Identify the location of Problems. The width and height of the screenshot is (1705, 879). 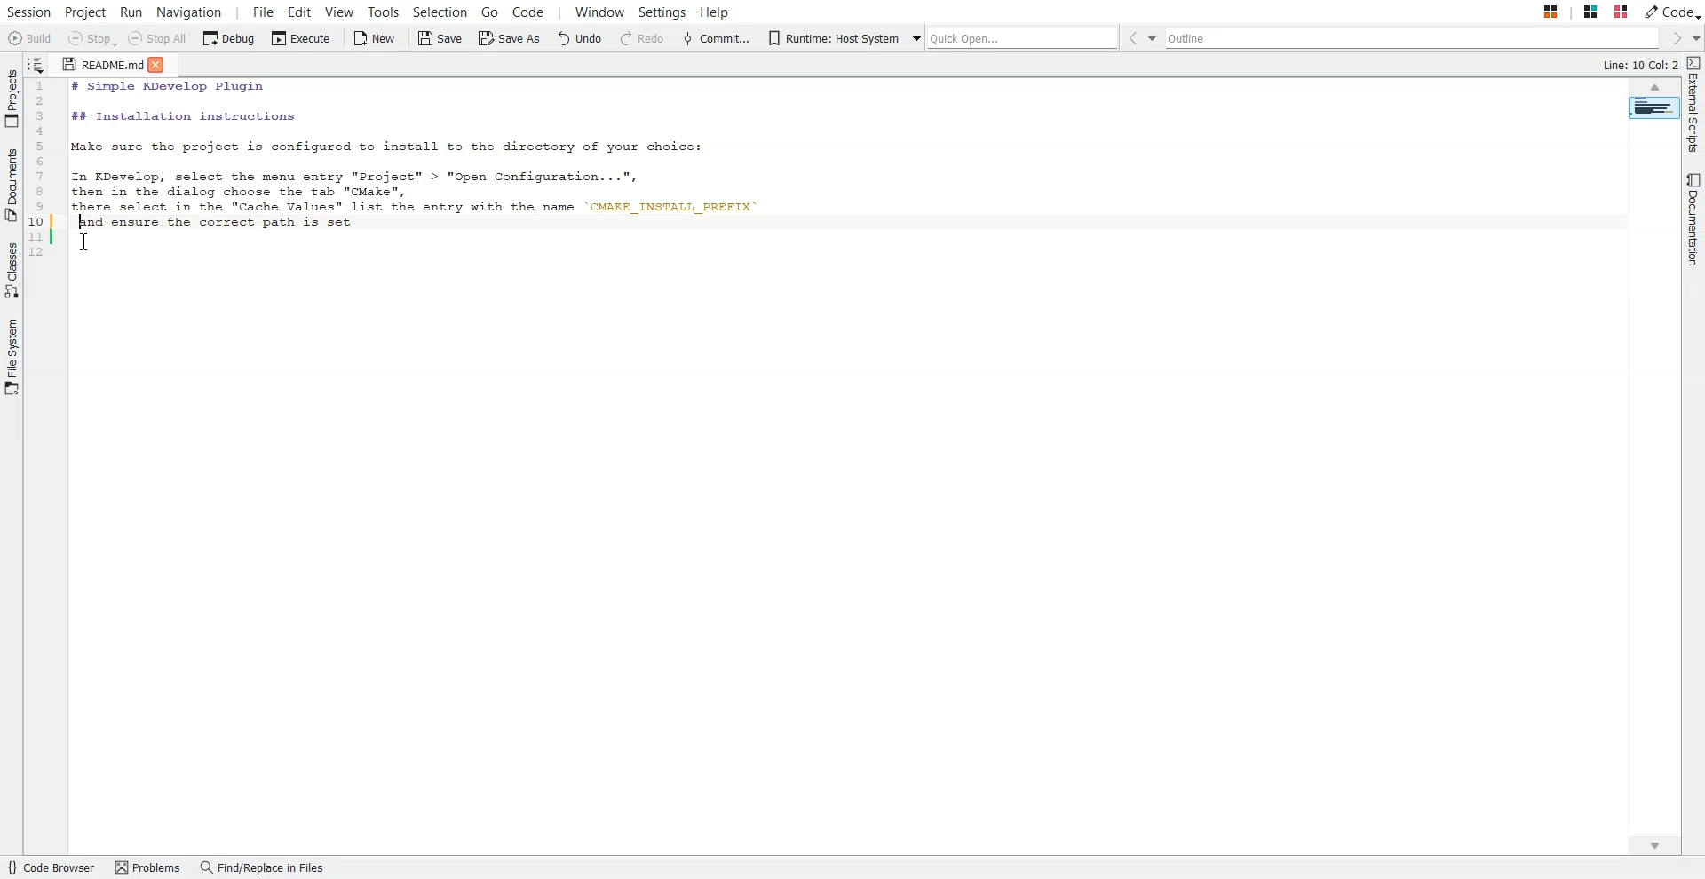
(148, 867).